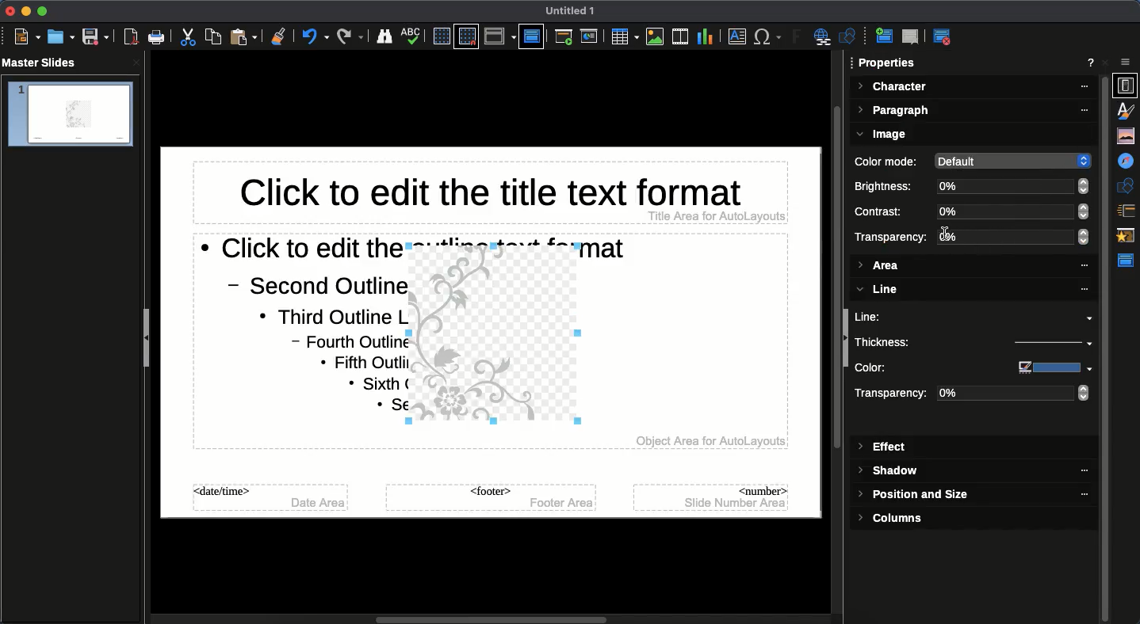 The height and width of the screenshot is (624, 1140). Describe the element at coordinates (679, 37) in the screenshot. I see `Video audio` at that location.